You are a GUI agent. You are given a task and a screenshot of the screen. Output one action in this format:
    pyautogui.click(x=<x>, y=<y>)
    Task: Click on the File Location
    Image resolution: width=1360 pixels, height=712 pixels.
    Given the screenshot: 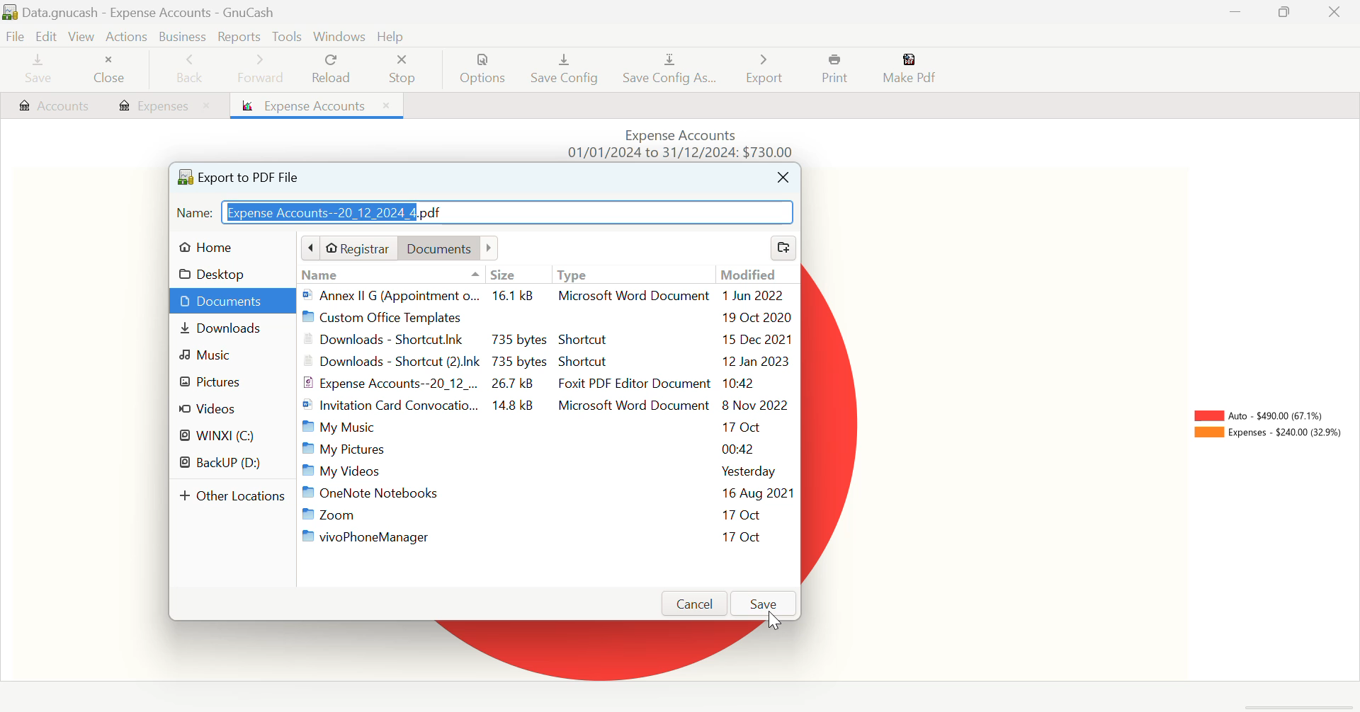 What is the action you would take?
    pyautogui.click(x=399, y=248)
    